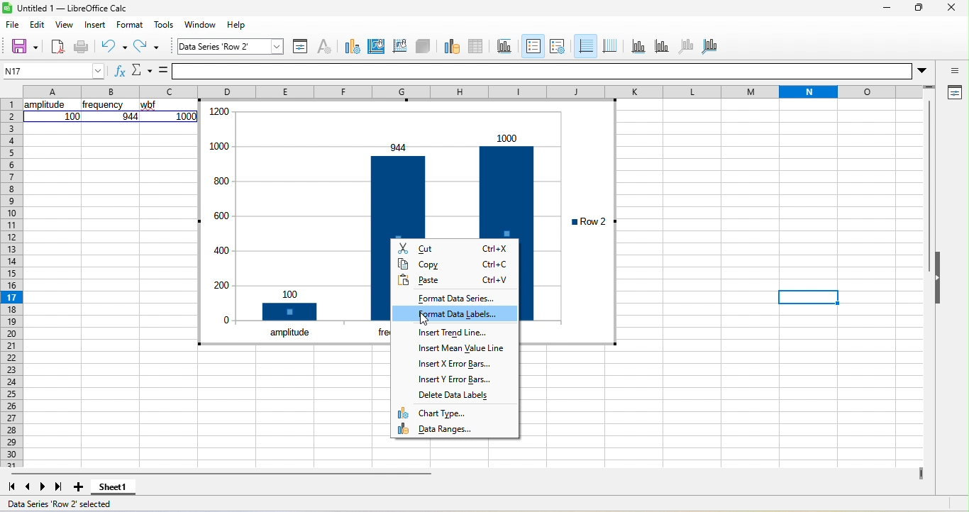  What do you see at coordinates (458, 392) in the screenshot?
I see `delete data labels` at bounding box center [458, 392].